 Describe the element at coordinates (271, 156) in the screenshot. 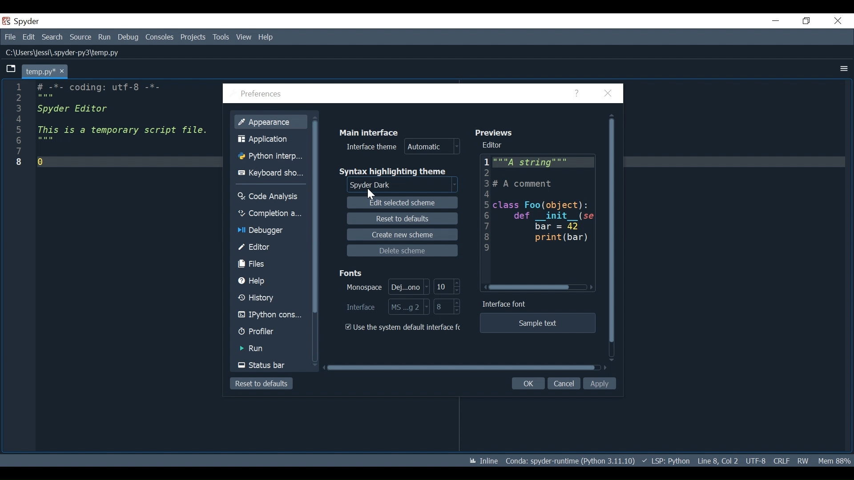

I see `Python Interpreter` at that location.